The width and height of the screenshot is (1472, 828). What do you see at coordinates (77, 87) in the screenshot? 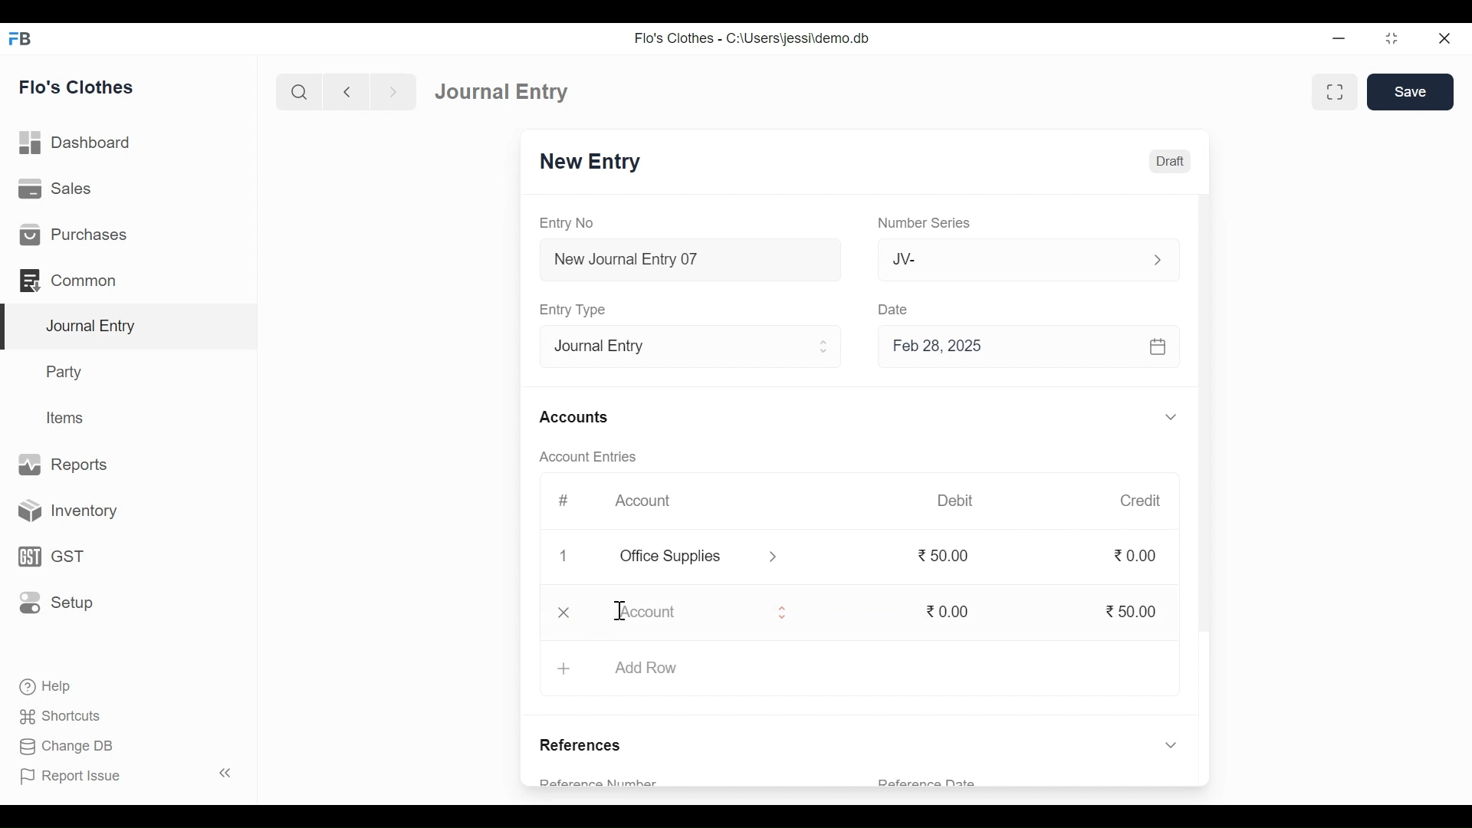
I see `Flo's Clothes` at bounding box center [77, 87].